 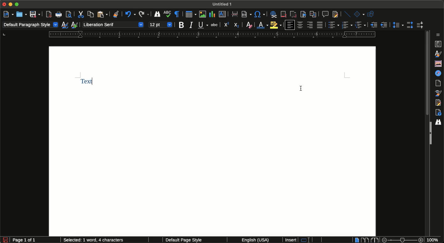 I want to click on Style inspector, so click(x=439, y=93).